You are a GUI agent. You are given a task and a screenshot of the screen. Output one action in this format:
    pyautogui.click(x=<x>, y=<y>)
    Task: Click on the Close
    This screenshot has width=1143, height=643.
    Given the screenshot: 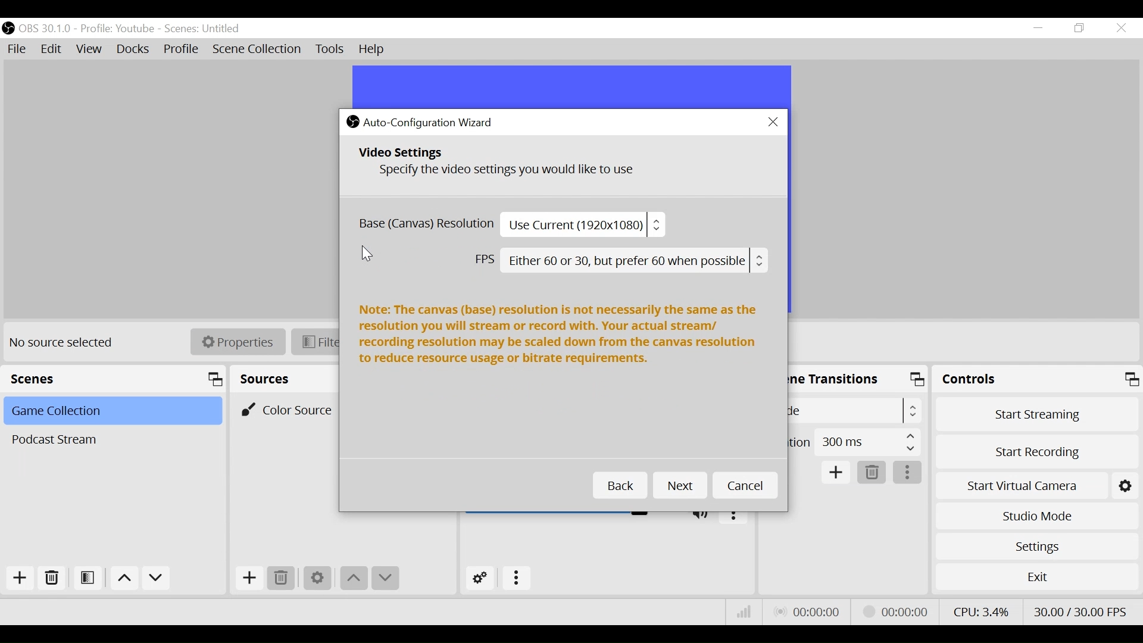 What is the action you would take?
    pyautogui.click(x=1122, y=28)
    